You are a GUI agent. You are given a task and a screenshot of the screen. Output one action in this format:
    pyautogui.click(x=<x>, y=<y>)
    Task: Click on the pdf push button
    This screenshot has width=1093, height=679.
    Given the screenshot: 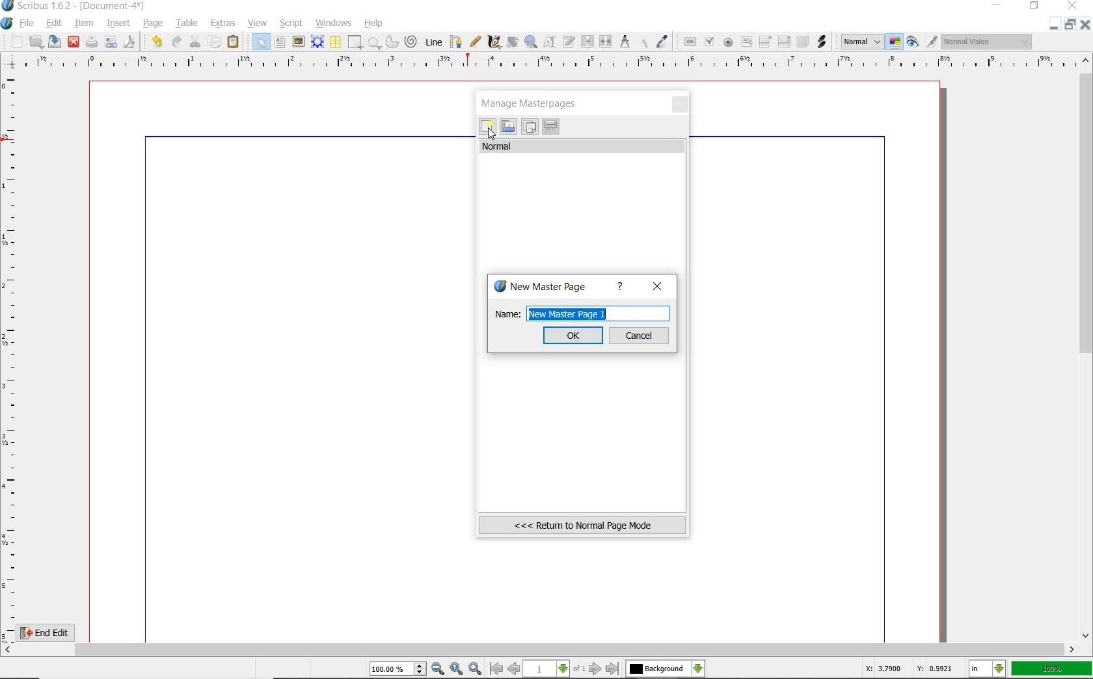 What is the action you would take?
    pyautogui.click(x=688, y=41)
    